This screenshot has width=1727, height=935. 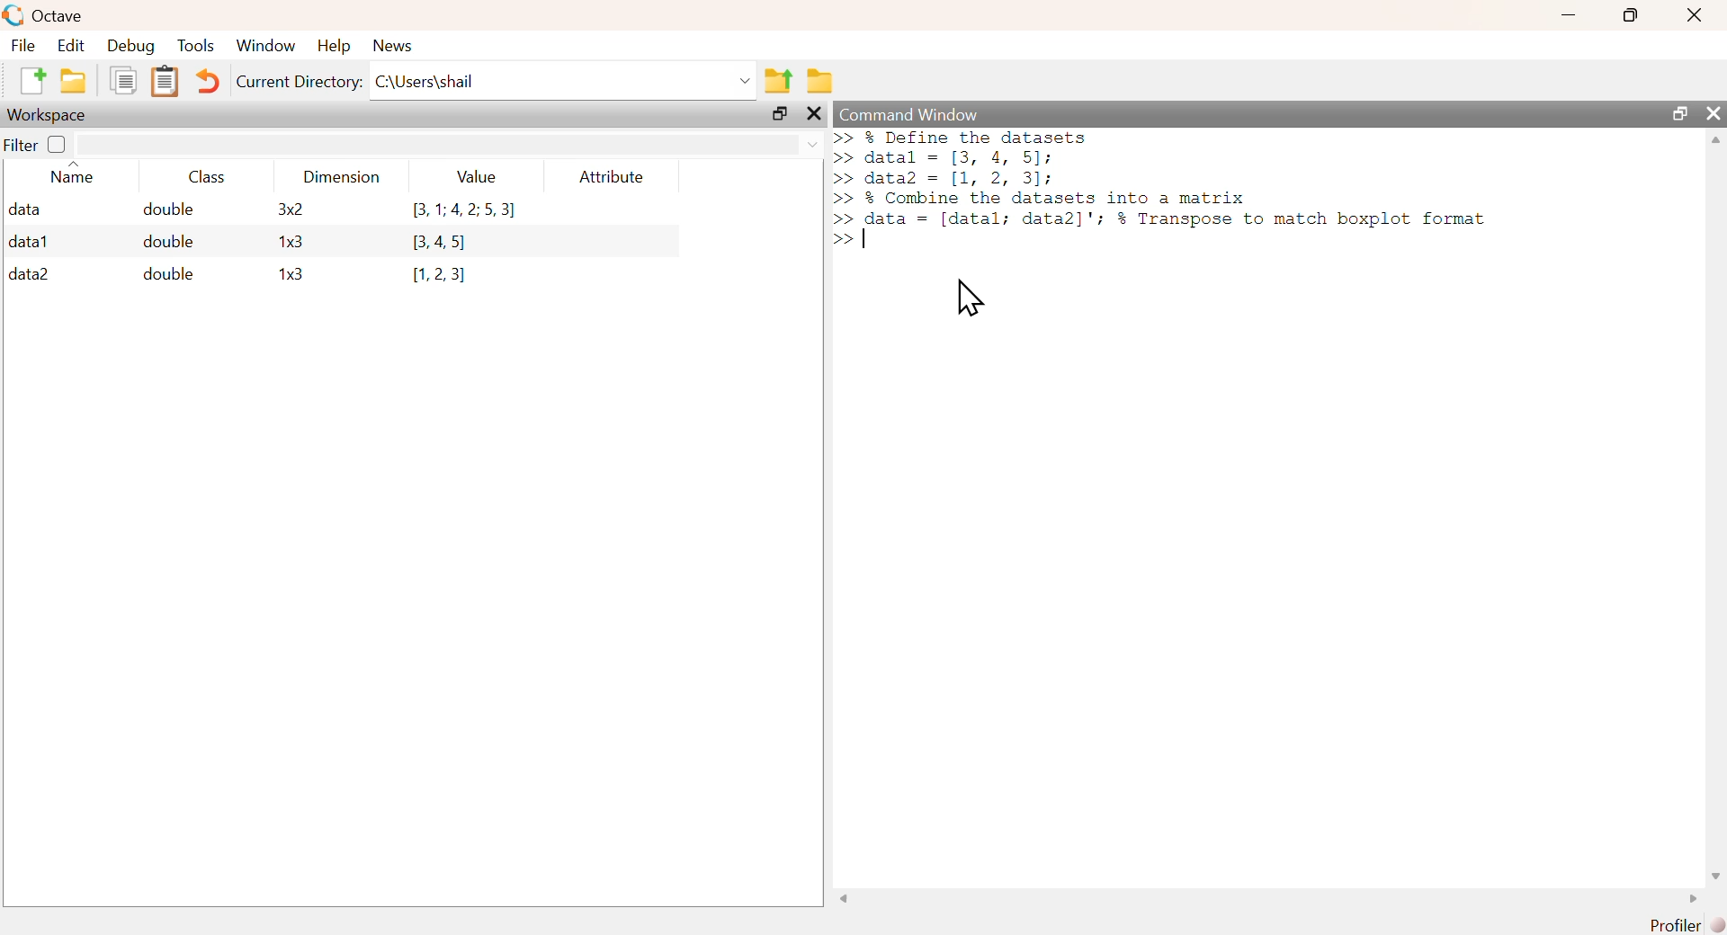 What do you see at coordinates (847, 900) in the screenshot?
I see `scroll left` at bounding box center [847, 900].